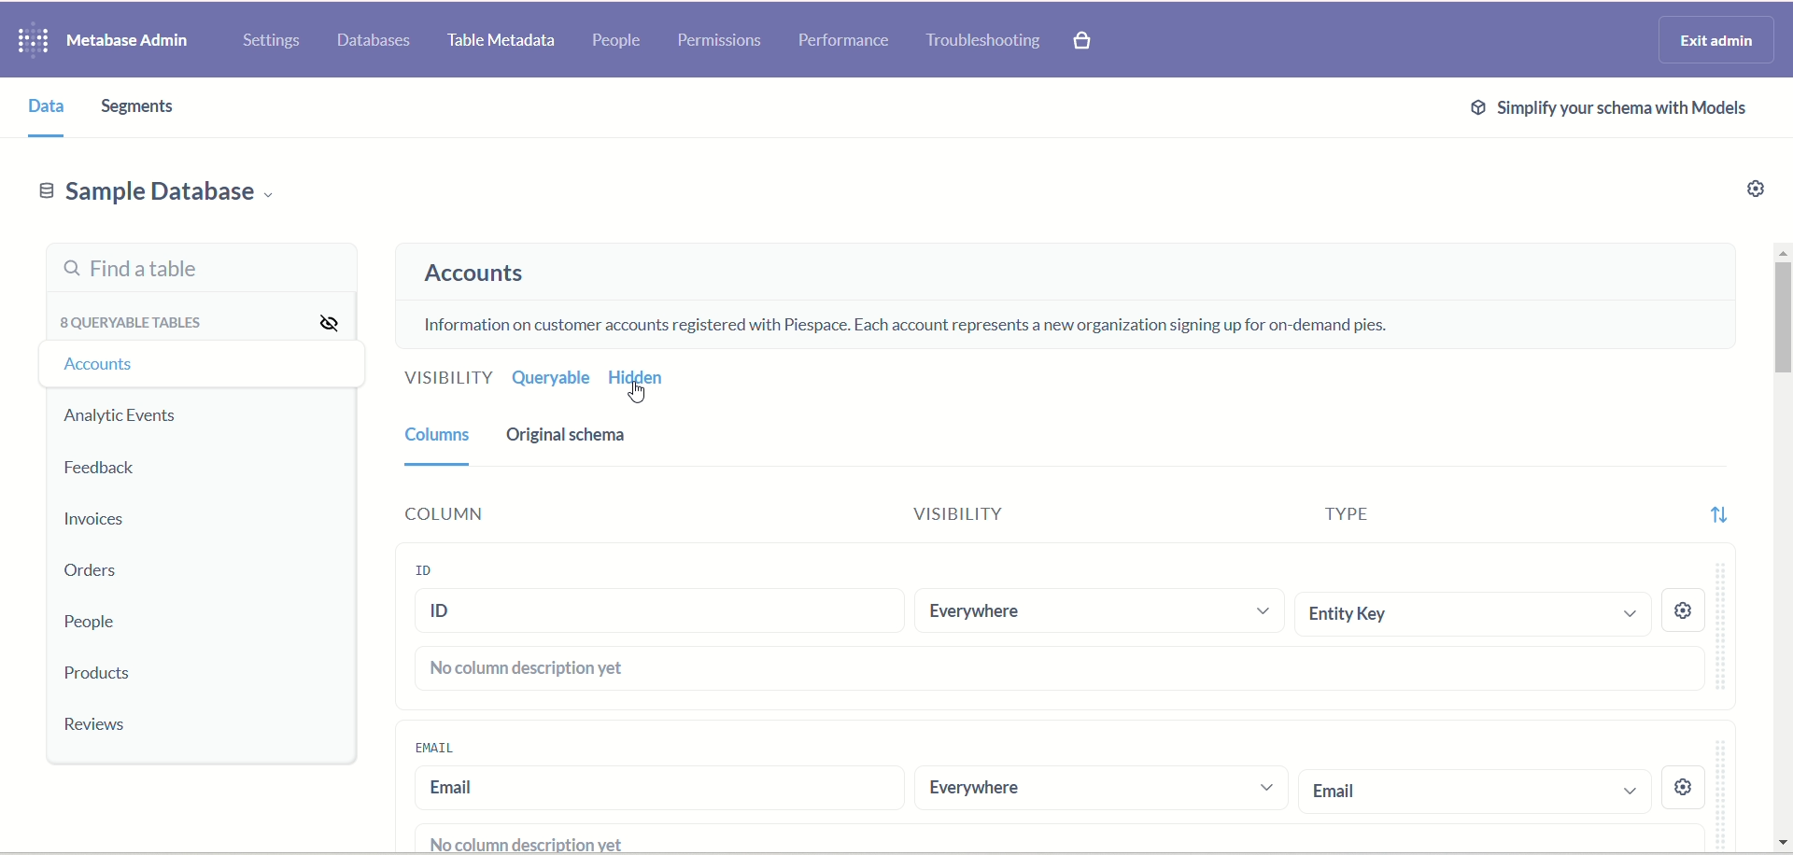 This screenshot has width=1793, height=855. Describe the element at coordinates (332, 325) in the screenshot. I see `visibility ` at that location.